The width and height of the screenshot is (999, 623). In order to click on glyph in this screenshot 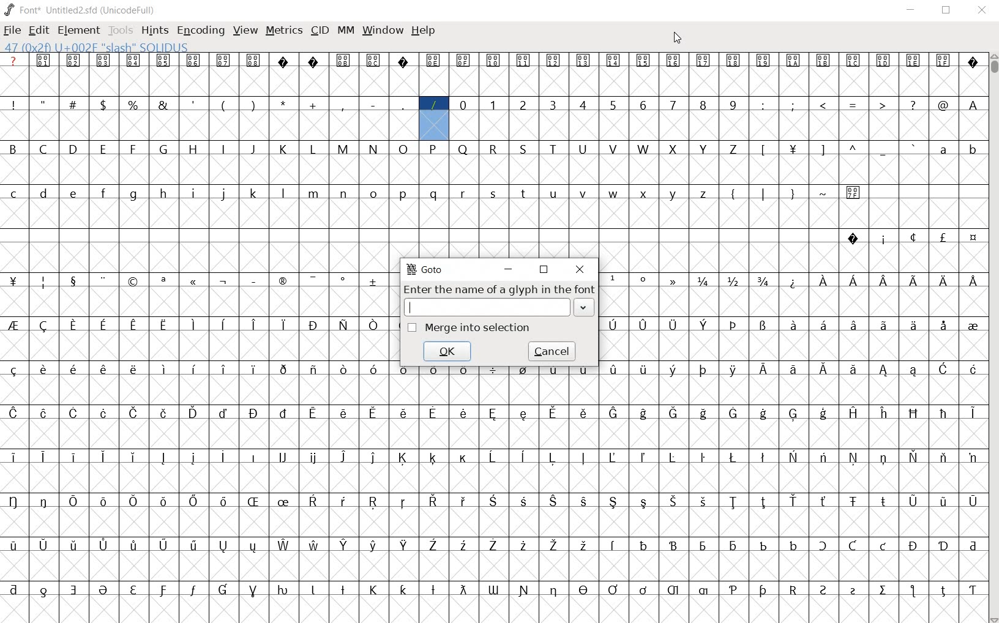, I will do `click(284, 502)`.